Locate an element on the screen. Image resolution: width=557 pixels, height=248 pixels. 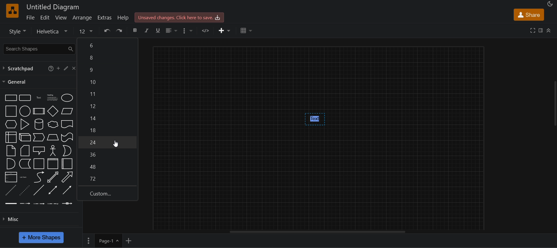
Actor is located at coordinates (53, 150).